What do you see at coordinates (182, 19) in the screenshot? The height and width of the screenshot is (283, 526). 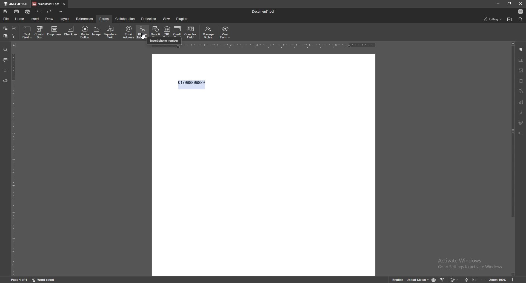 I see `plugins` at bounding box center [182, 19].